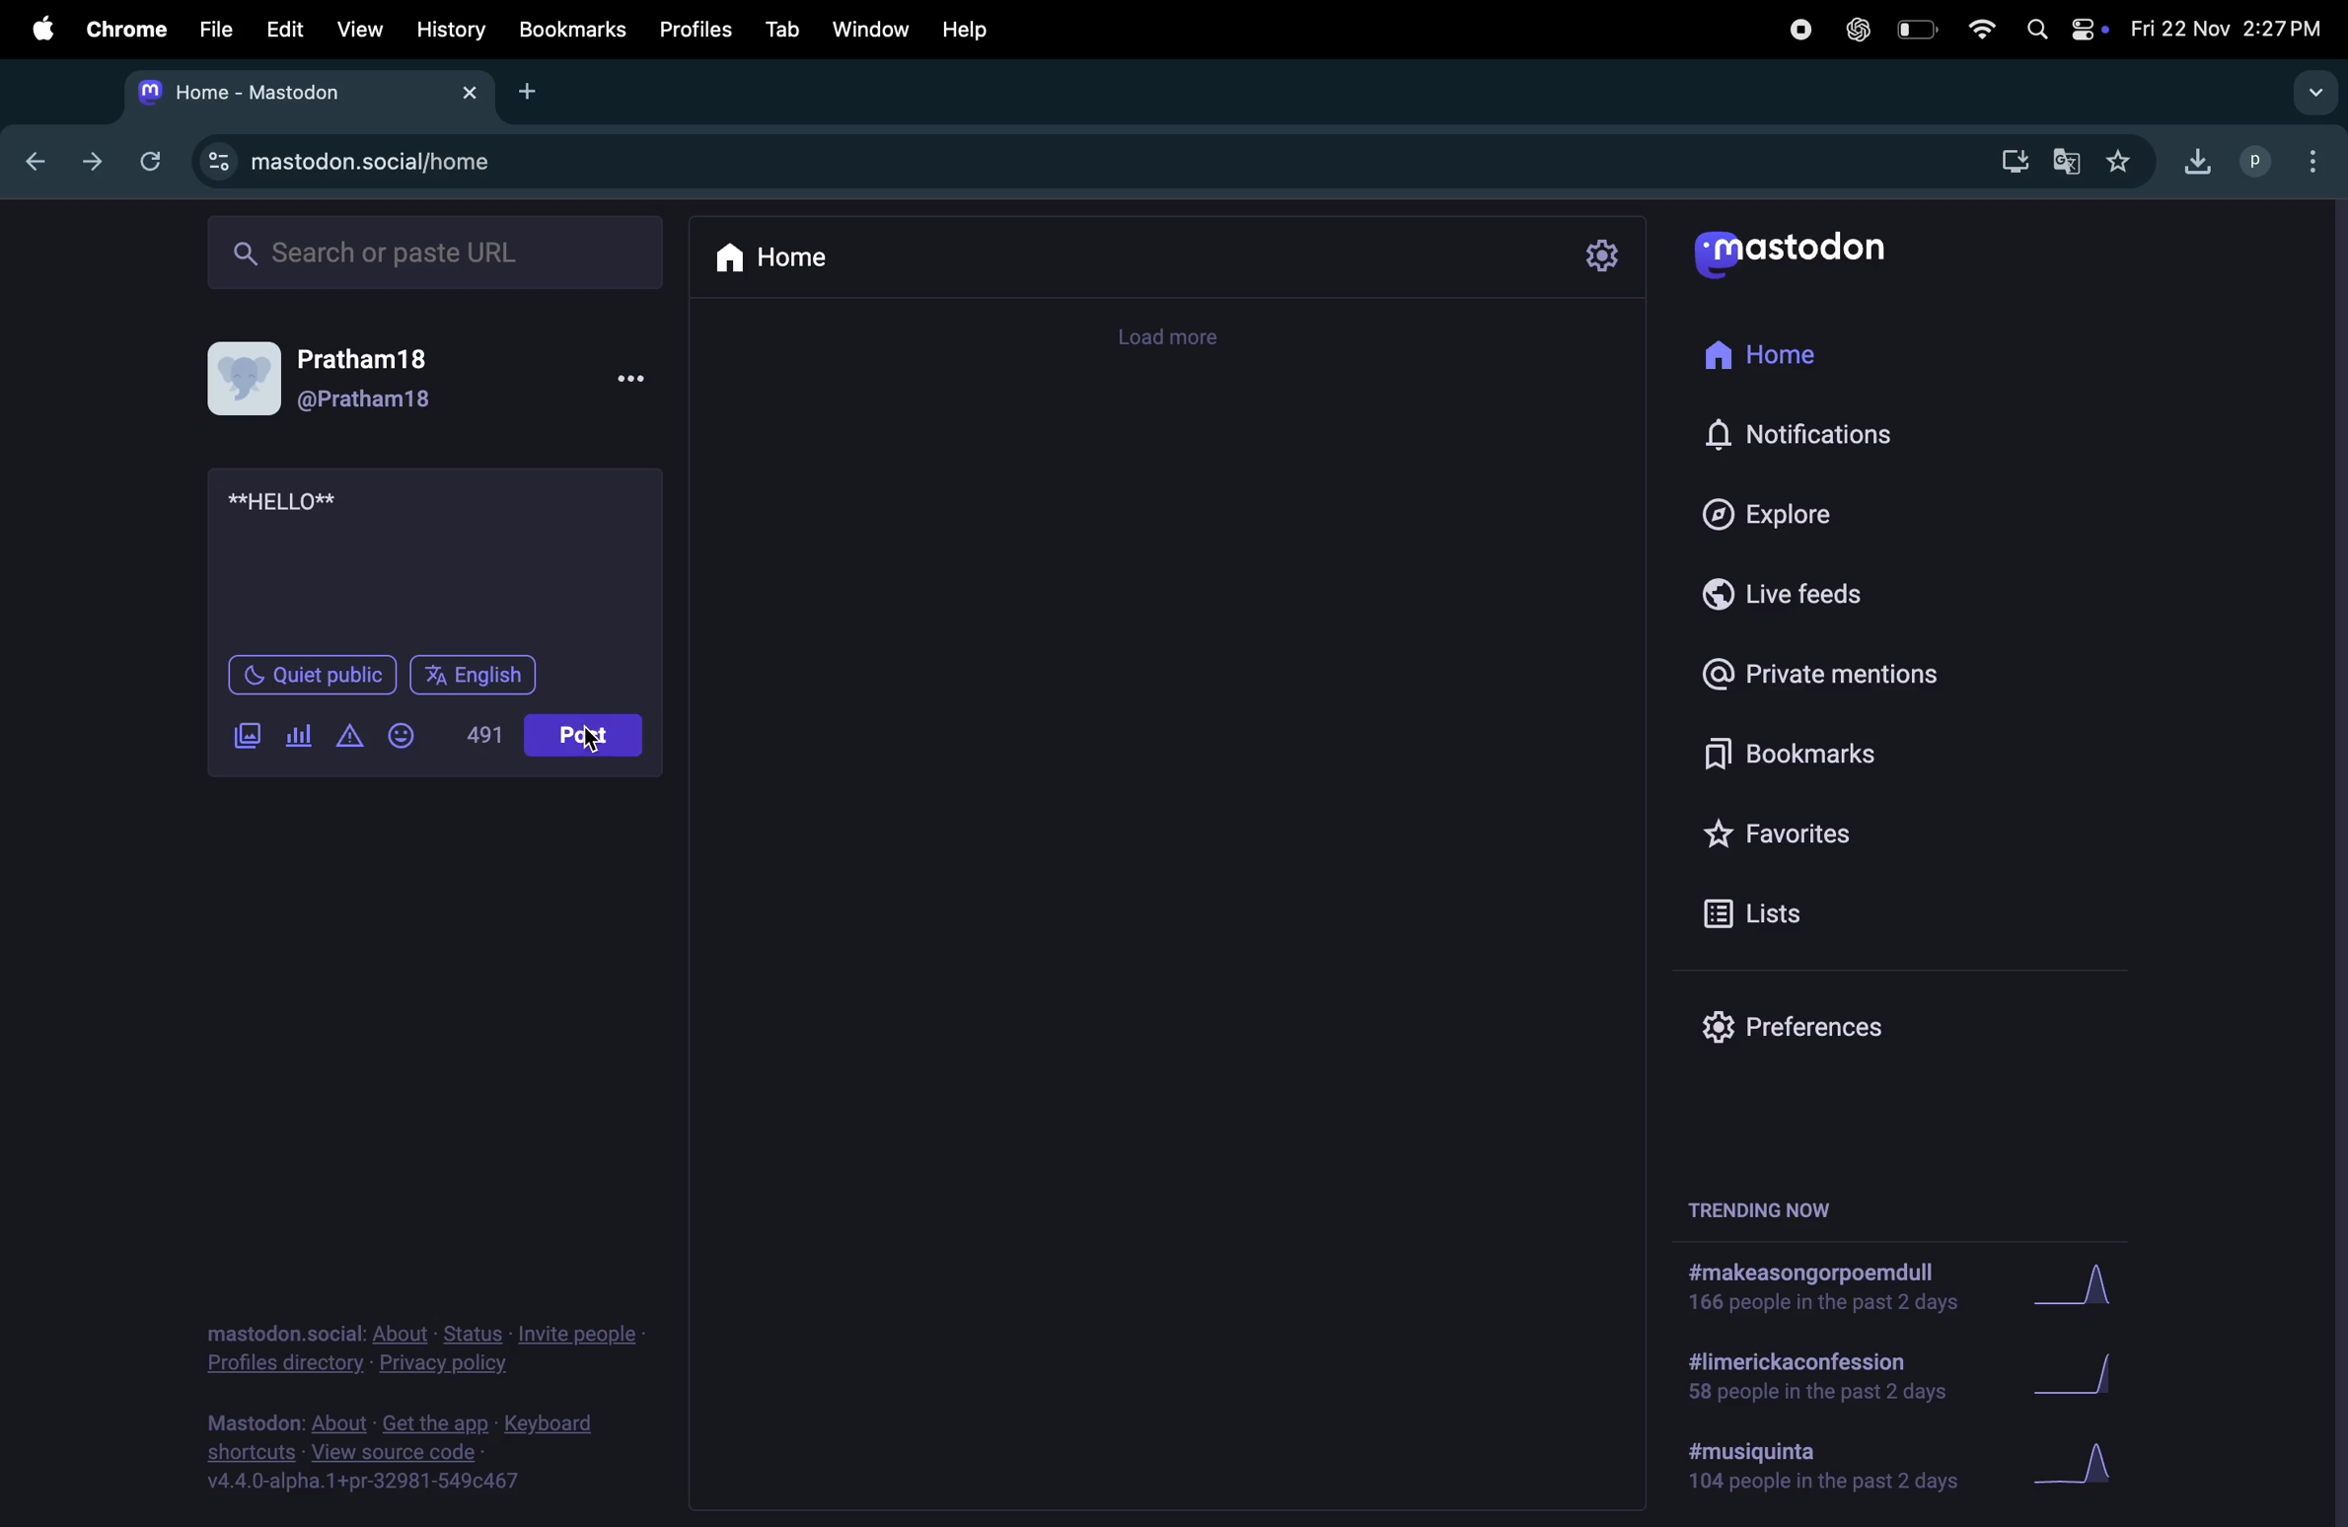  Describe the element at coordinates (1845, 513) in the screenshot. I see `explore` at that location.